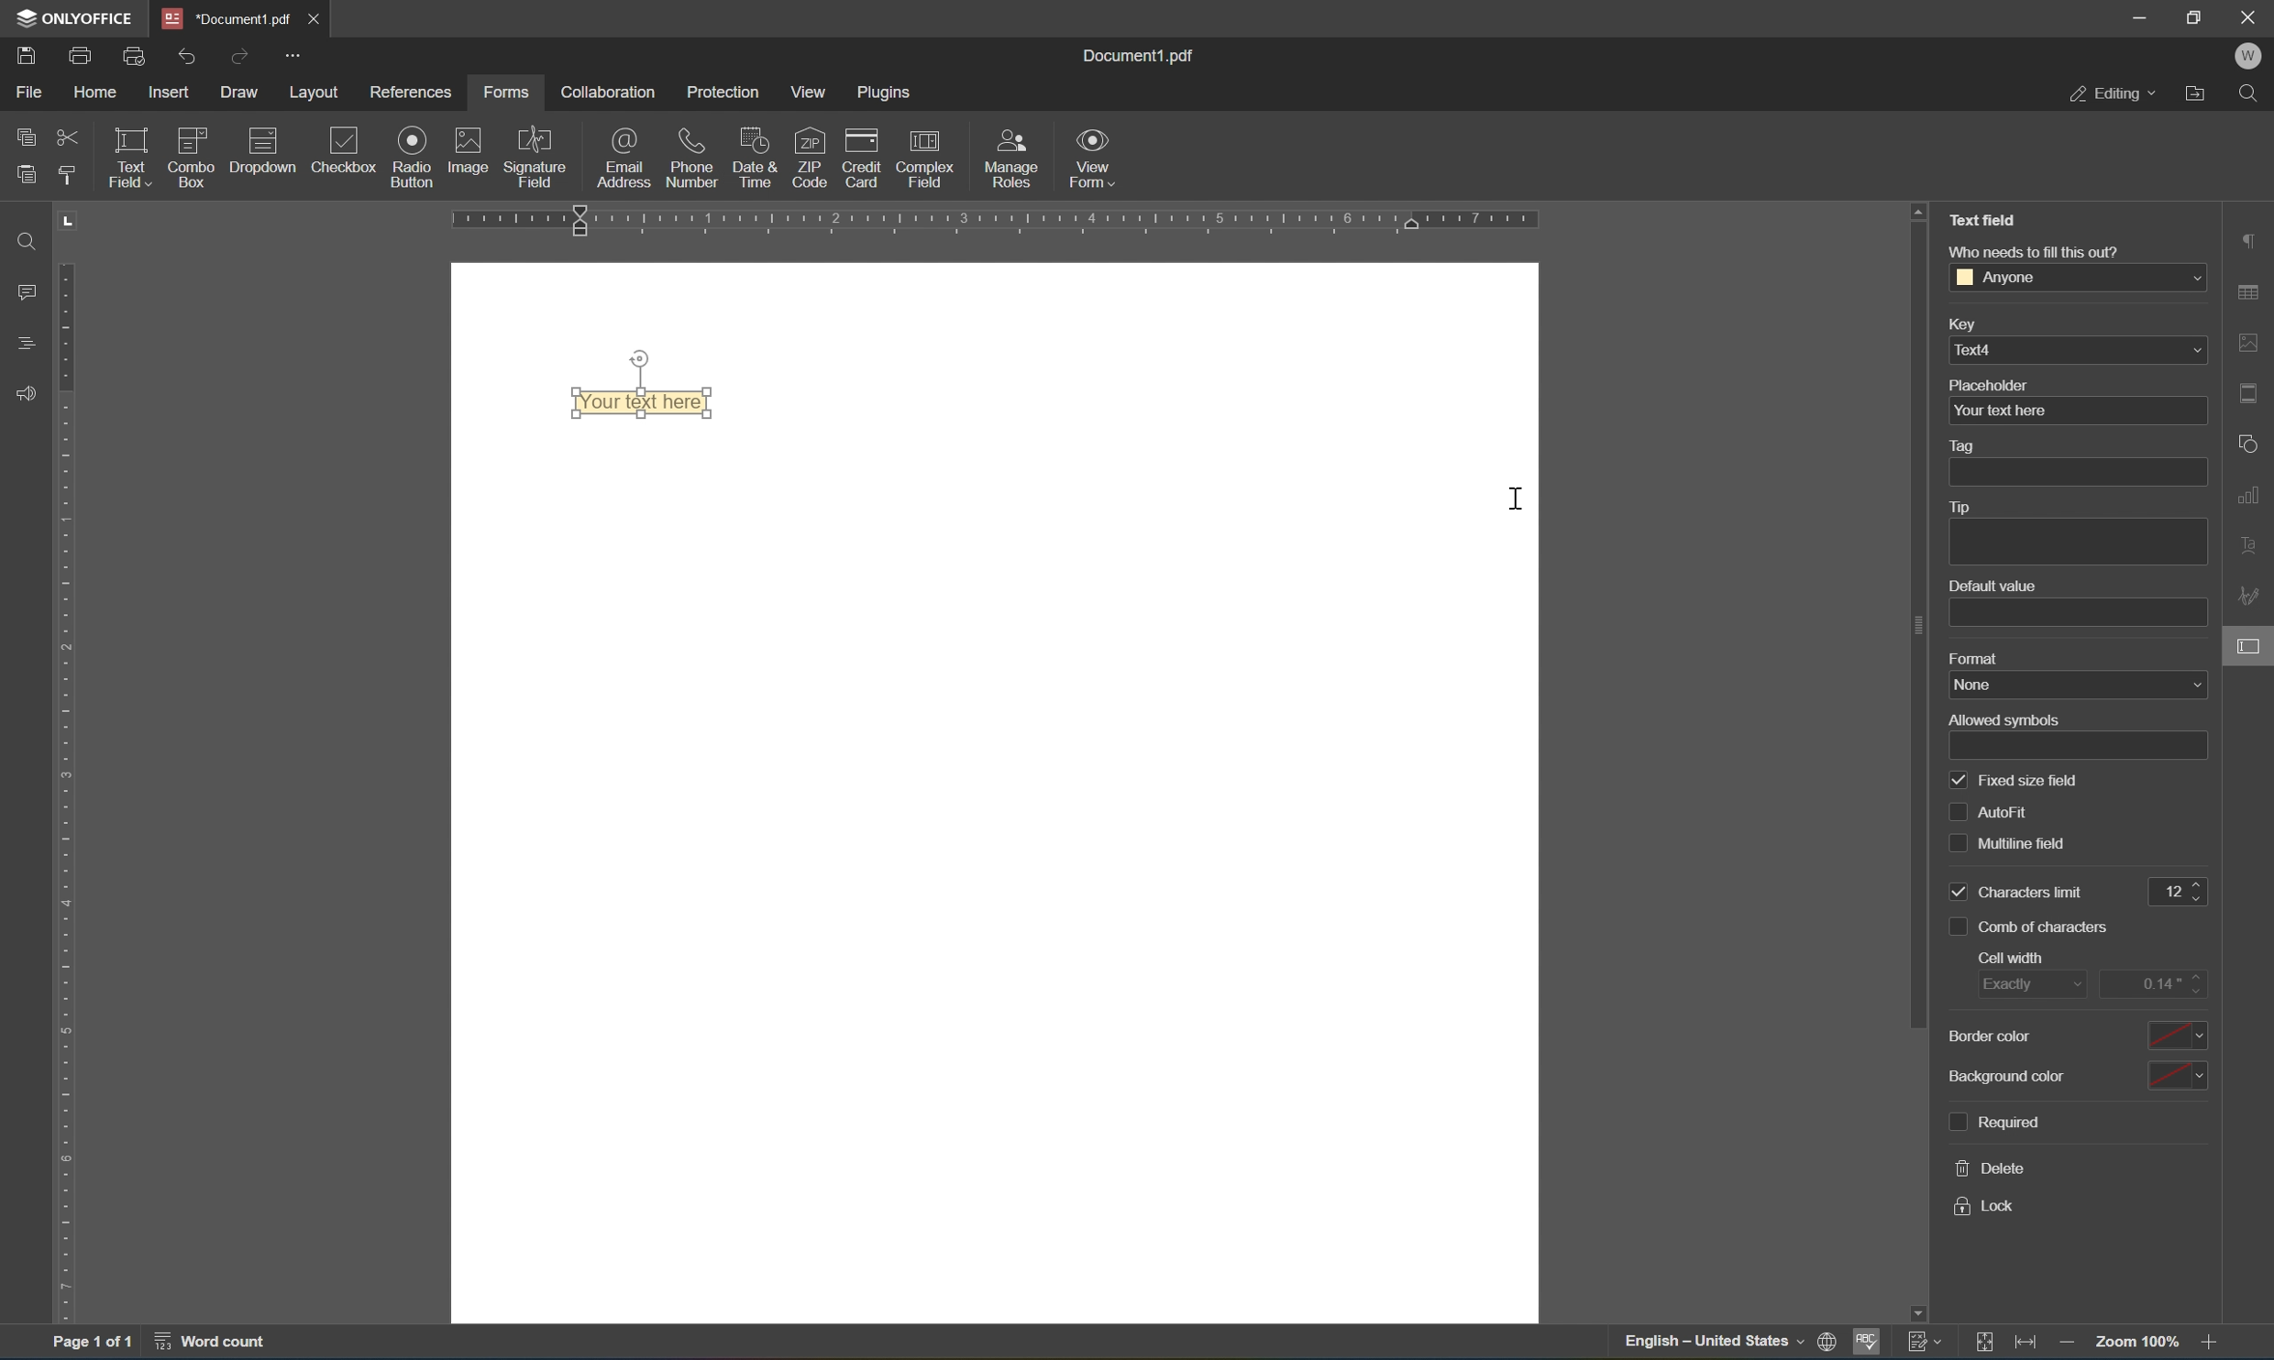  What do you see at coordinates (2075, 1075) in the screenshot?
I see `background color` at bounding box center [2075, 1075].